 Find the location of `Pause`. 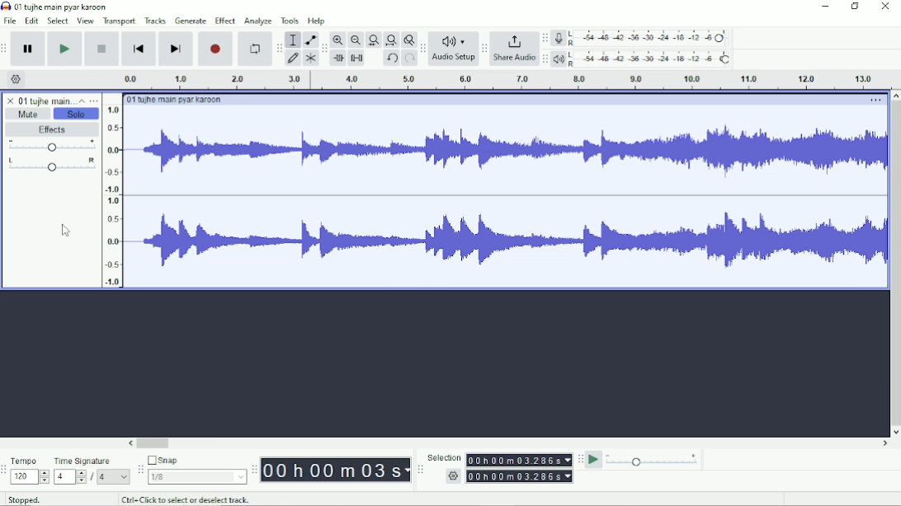

Pause is located at coordinates (29, 49).